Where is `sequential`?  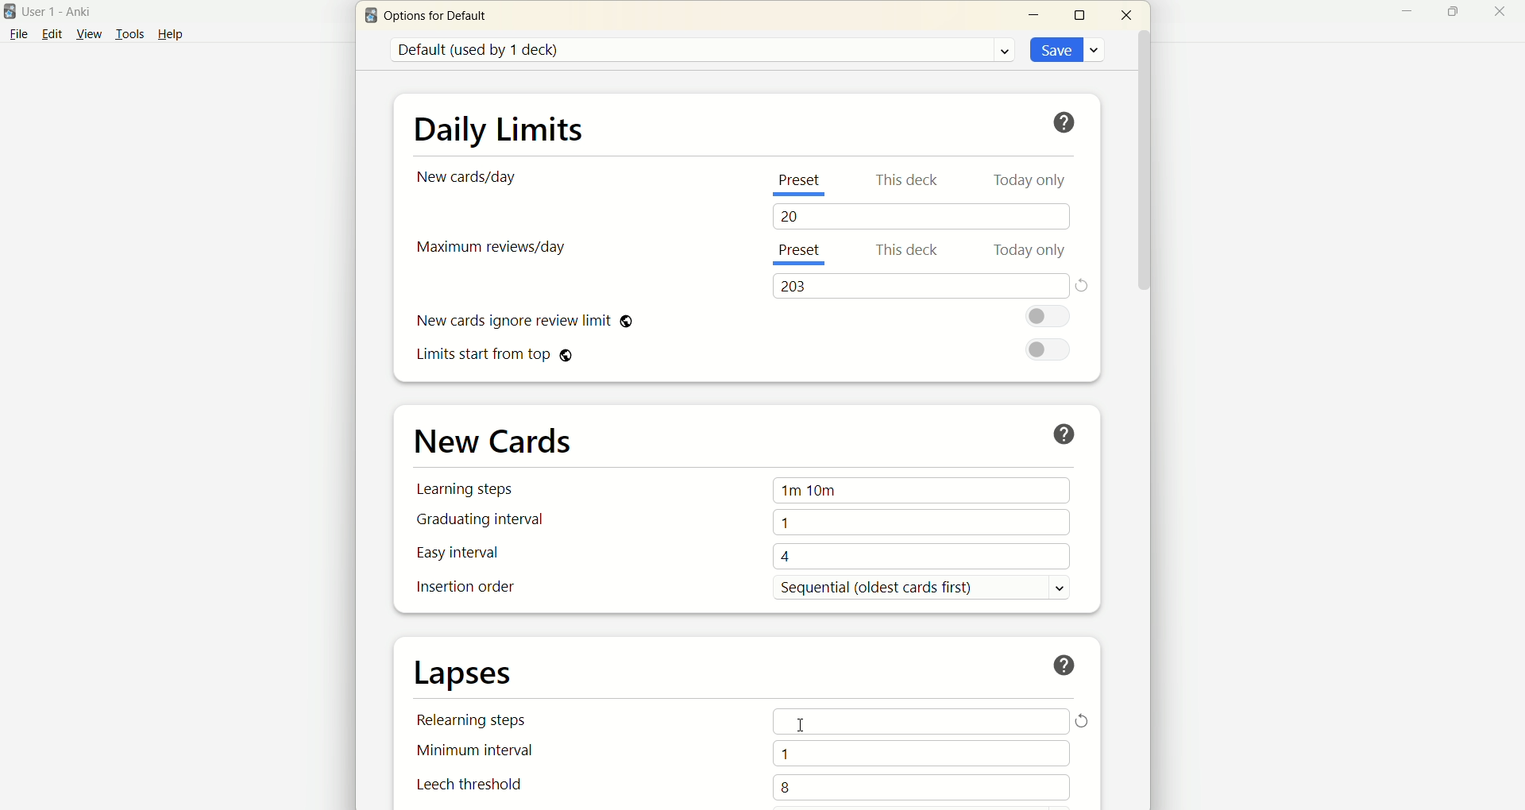 sequential is located at coordinates (931, 588).